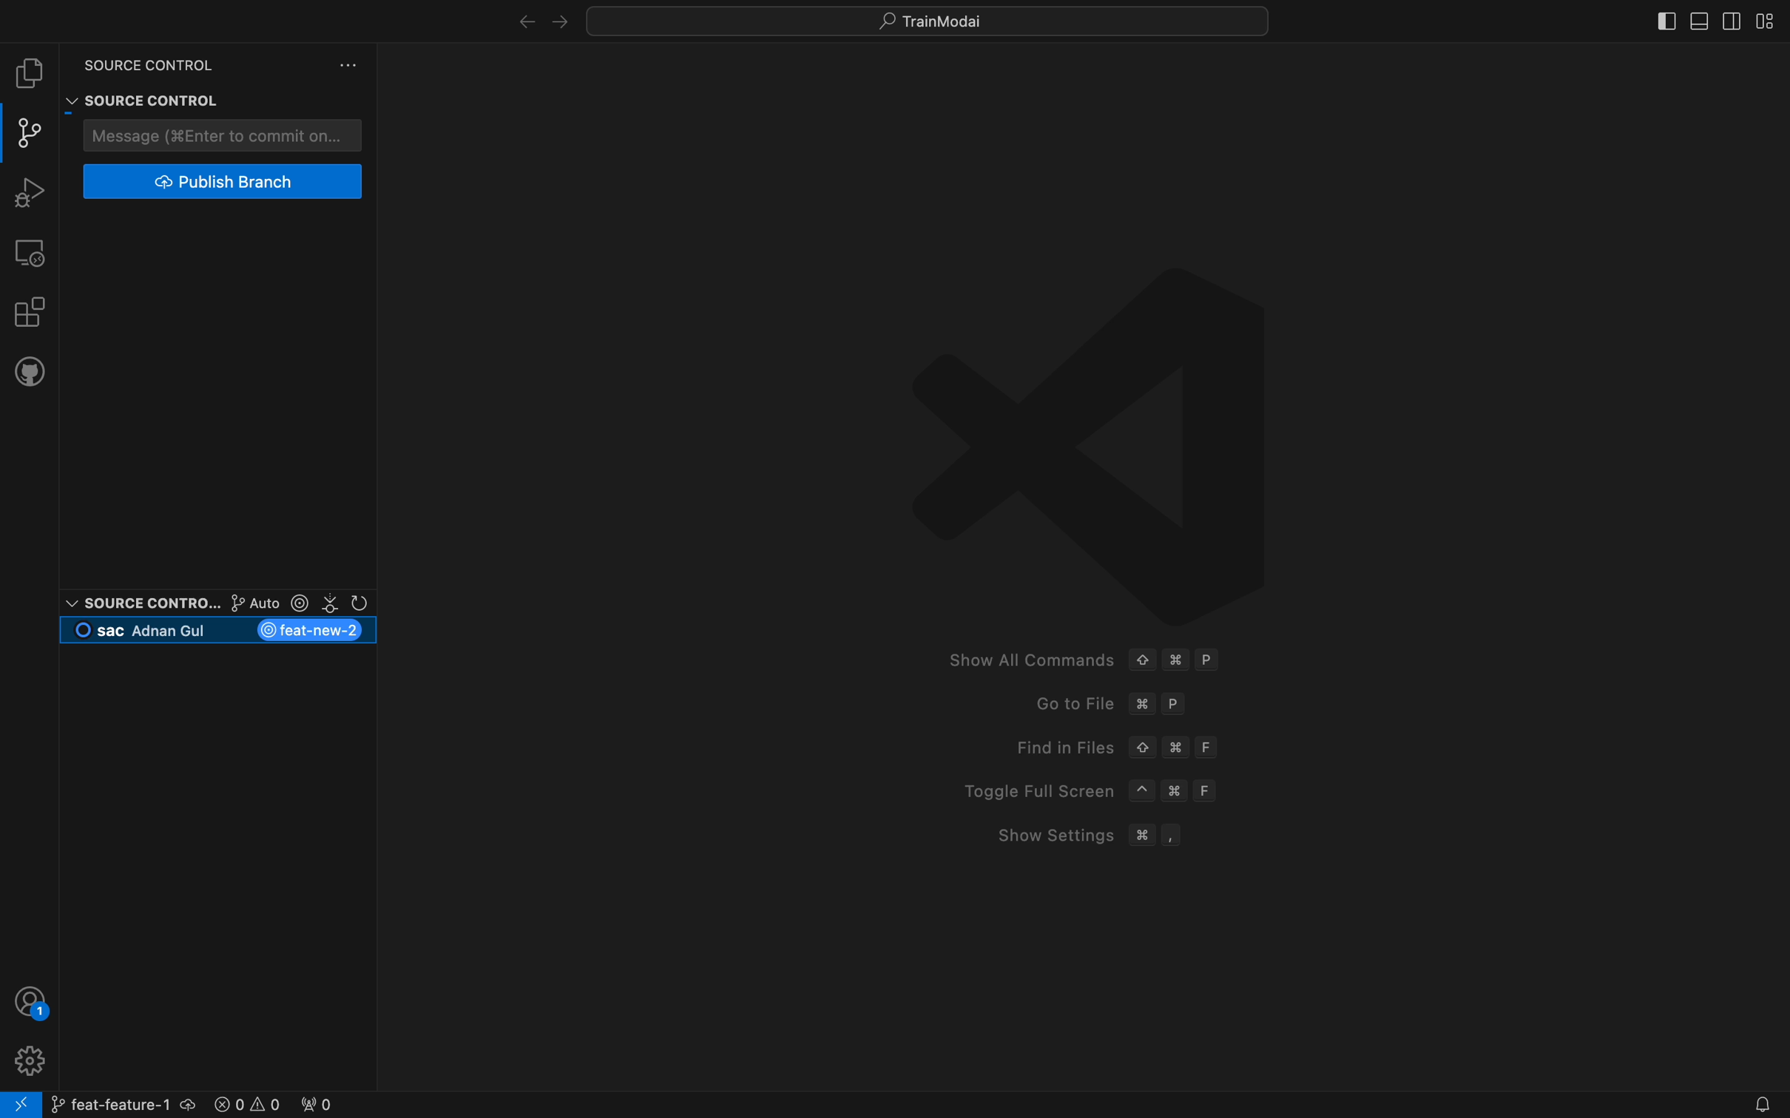 Image resolution: width=1790 pixels, height=1118 pixels. Describe the element at coordinates (1210, 747) in the screenshot. I see `F` at that location.